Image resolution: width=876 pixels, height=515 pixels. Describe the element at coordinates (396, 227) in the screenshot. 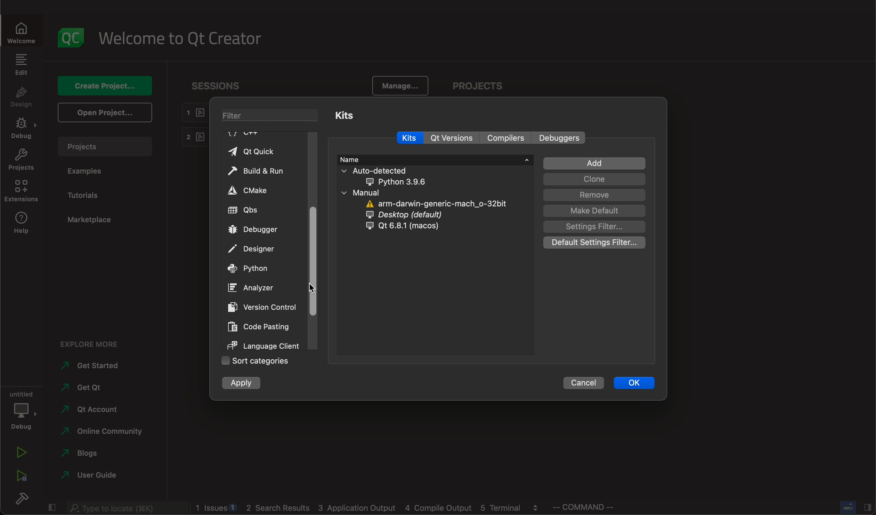

I see `qt ` at that location.